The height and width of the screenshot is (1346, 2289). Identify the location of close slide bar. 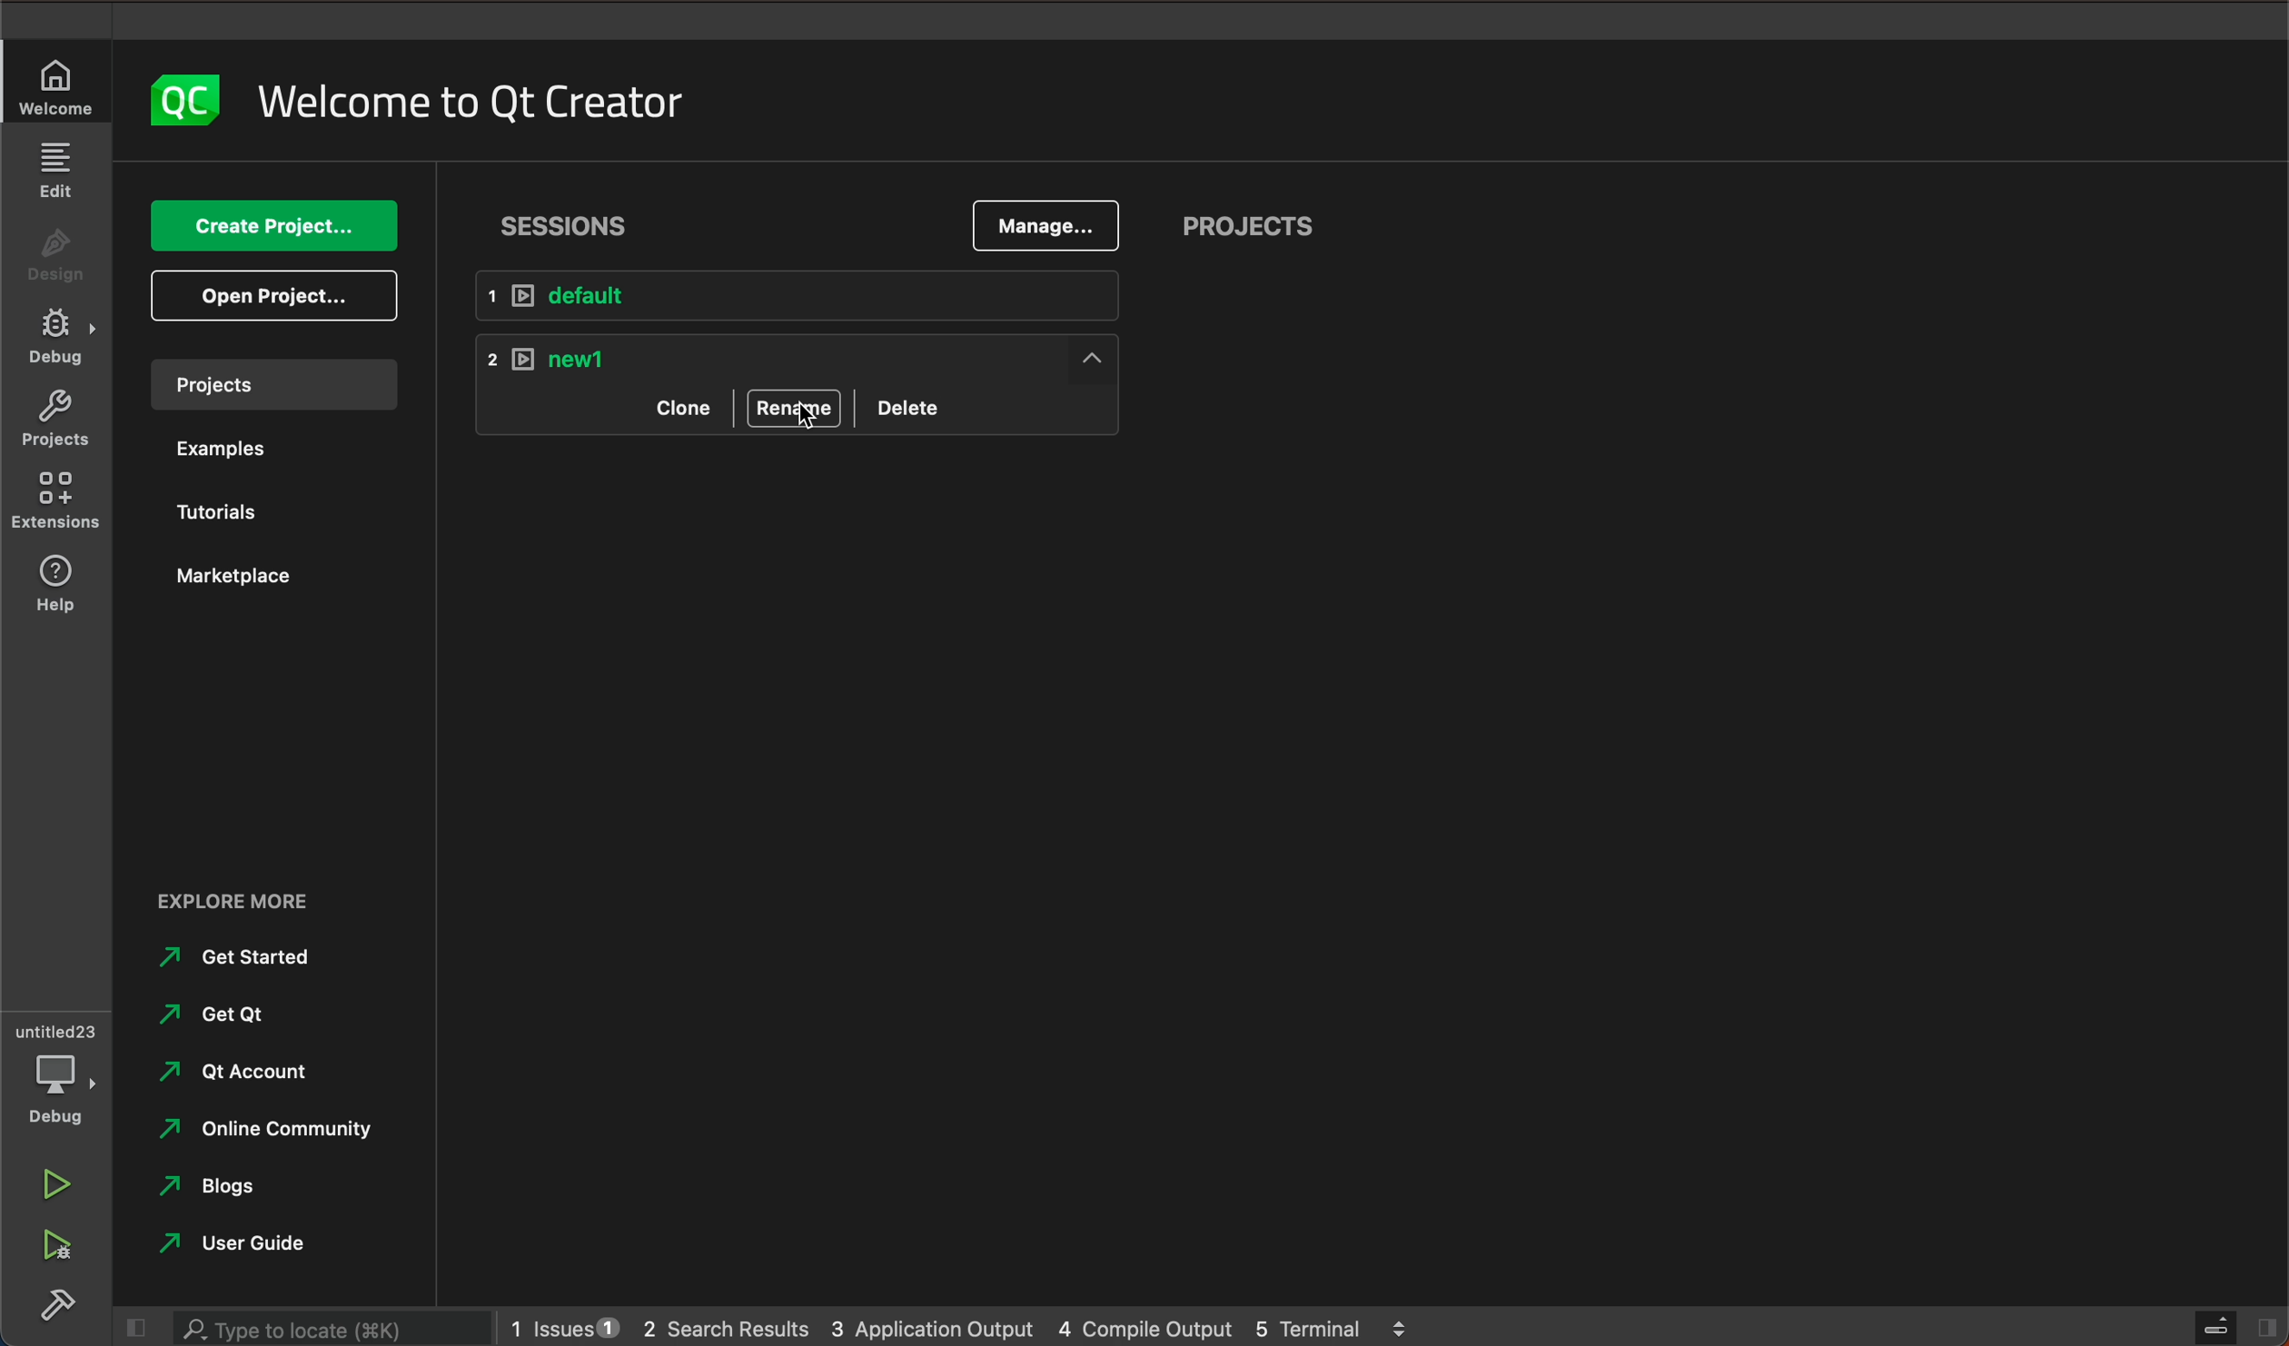
(2230, 1327).